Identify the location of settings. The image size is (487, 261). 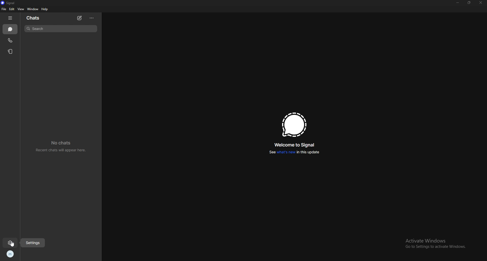
(11, 243).